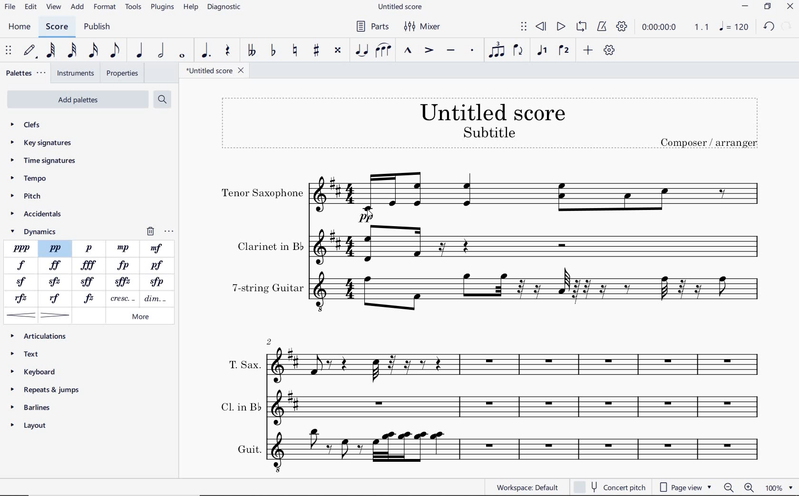  Describe the element at coordinates (95, 51) in the screenshot. I see `16TH NOTE` at that location.